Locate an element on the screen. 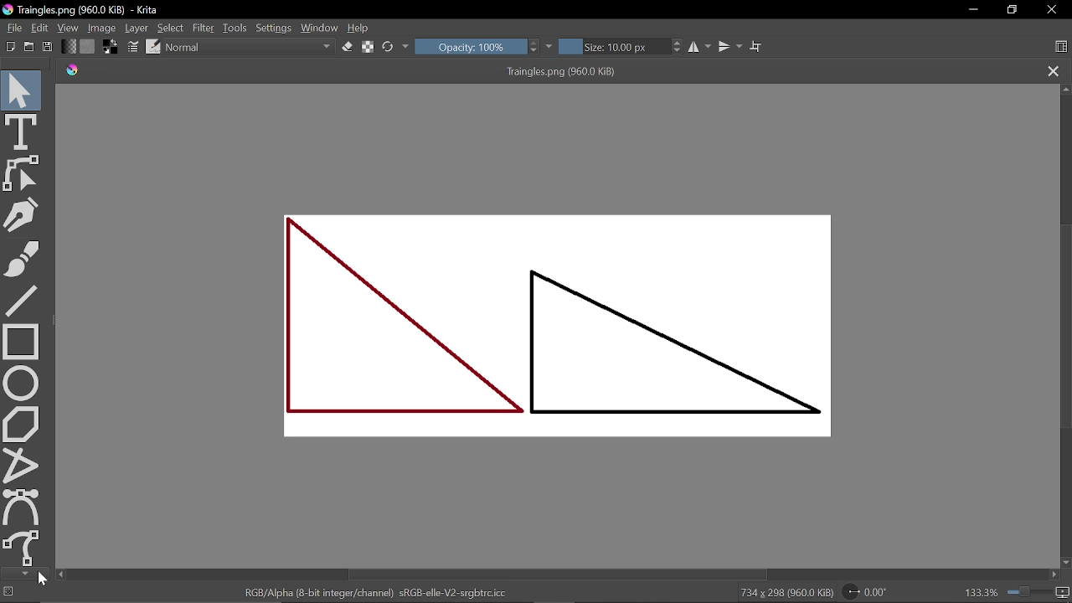 Image resolution: width=1072 pixels, height=603 pixels. Eraser is located at coordinates (348, 48).